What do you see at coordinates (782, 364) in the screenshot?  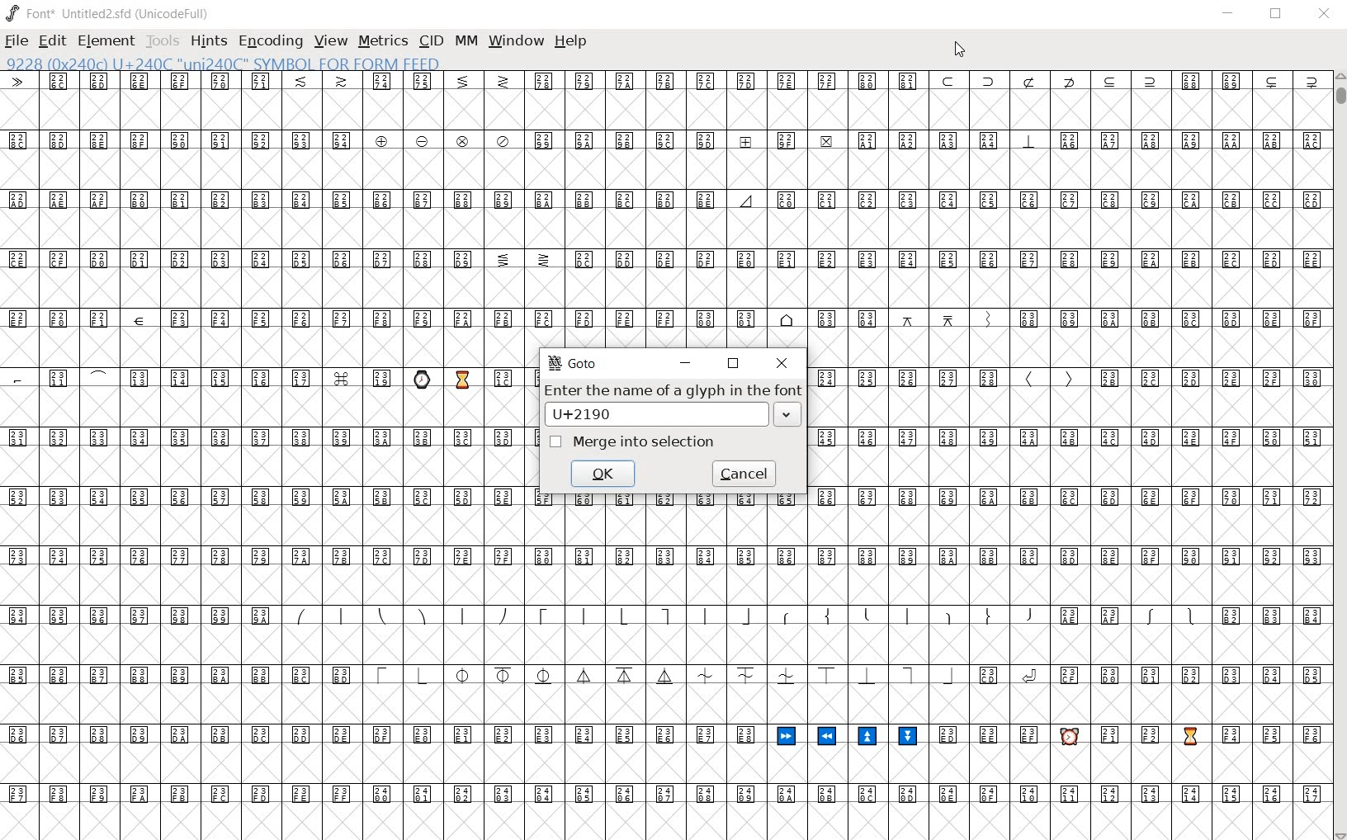 I see `close` at bounding box center [782, 364].